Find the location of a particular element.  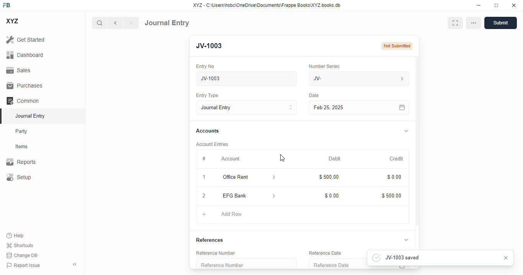

new journal entry 03 is located at coordinates (246, 79).